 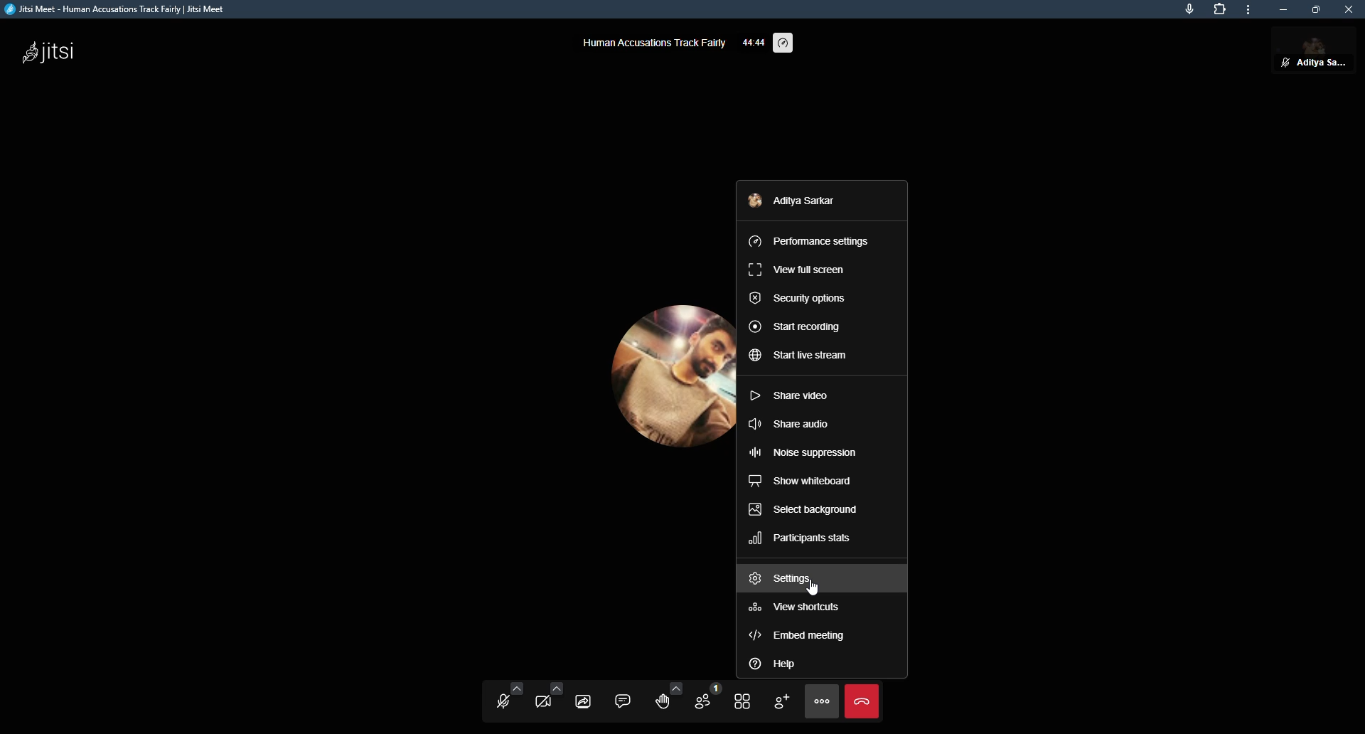 I want to click on chat, so click(x=620, y=699).